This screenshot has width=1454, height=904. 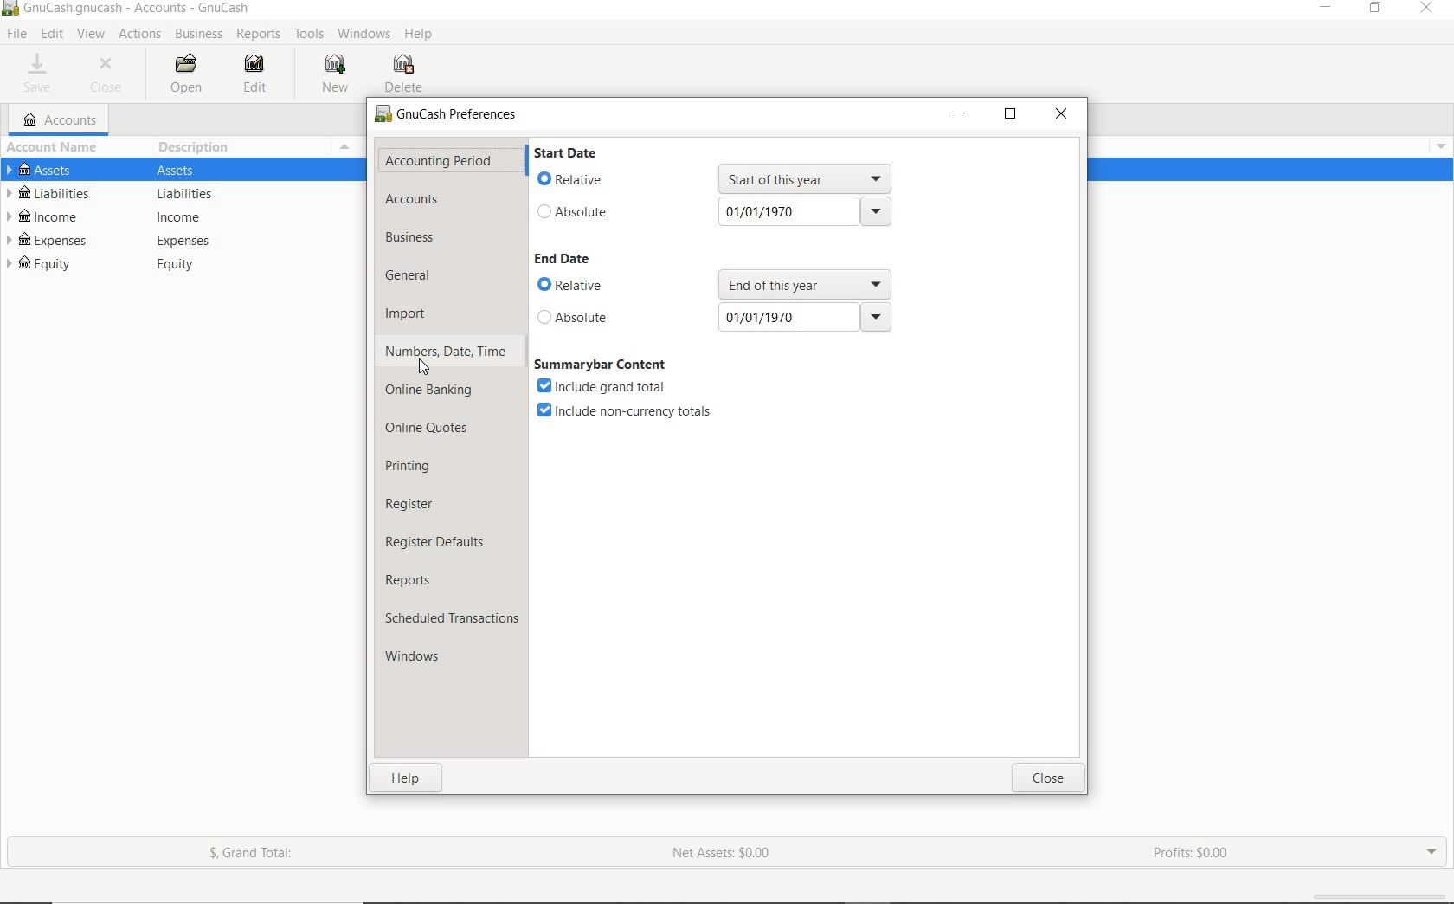 I want to click on EXPAND, so click(x=1430, y=850).